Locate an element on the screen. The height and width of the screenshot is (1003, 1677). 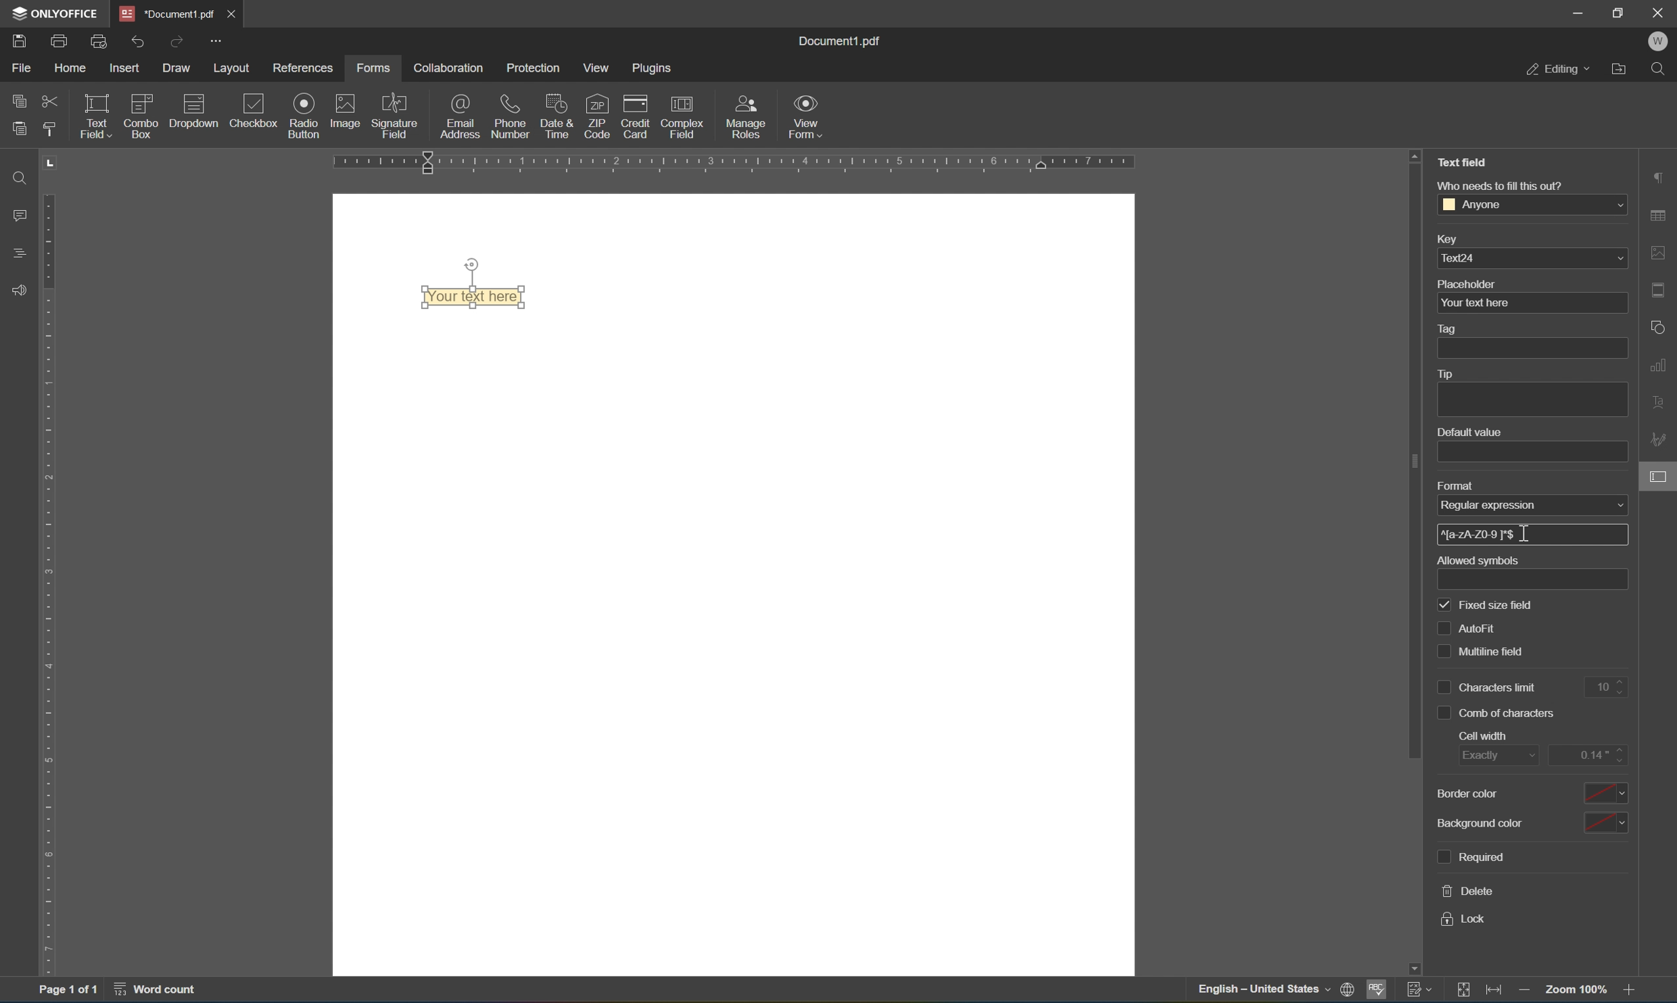
radio button is located at coordinates (306, 115).